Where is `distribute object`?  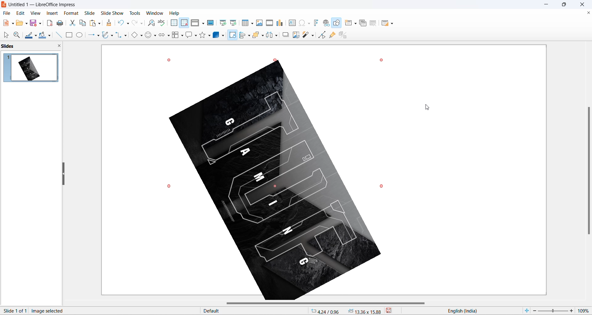 distribute object is located at coordinates (278, 36).